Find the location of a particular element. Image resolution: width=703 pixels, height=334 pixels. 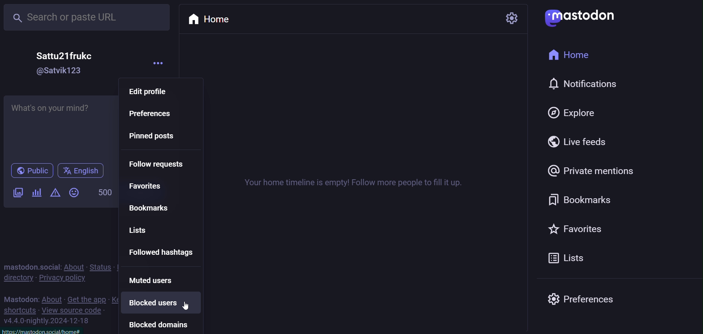

lists is located at coordinates (575, 257).